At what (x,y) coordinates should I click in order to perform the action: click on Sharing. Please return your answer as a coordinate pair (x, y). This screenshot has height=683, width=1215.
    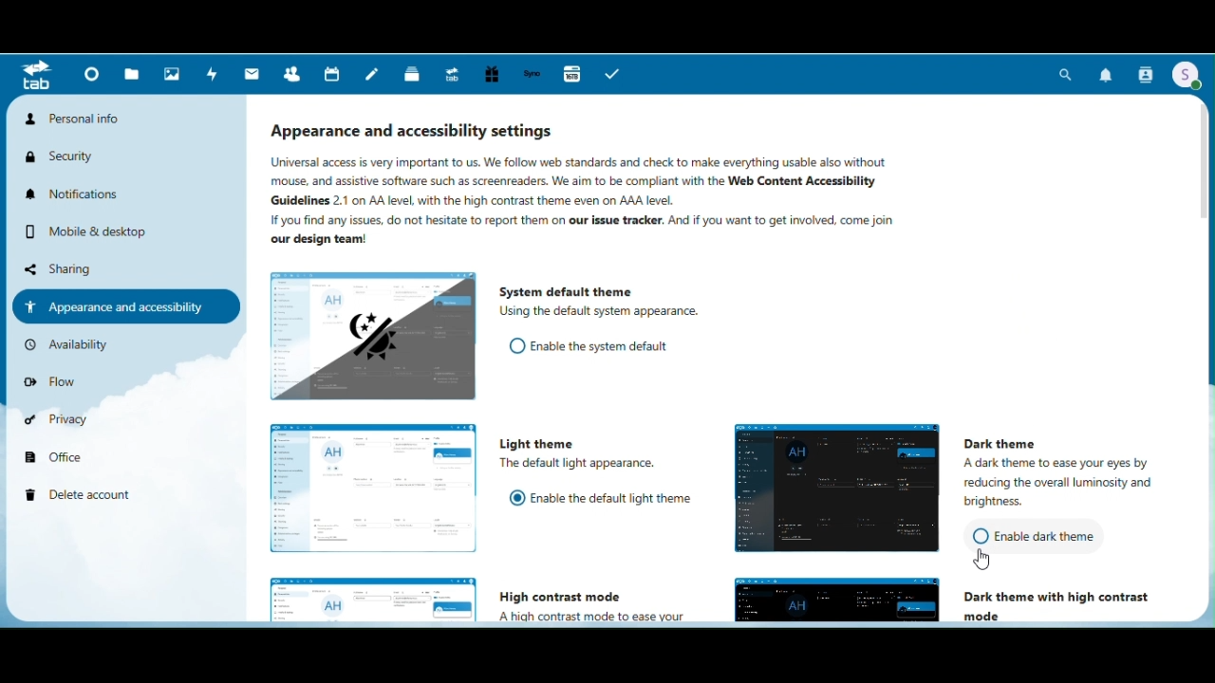
    Looking at the image, I should click on (70, 268).